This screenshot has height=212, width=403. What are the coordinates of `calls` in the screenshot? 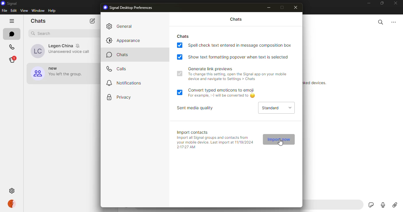 It's located at (12, 47).